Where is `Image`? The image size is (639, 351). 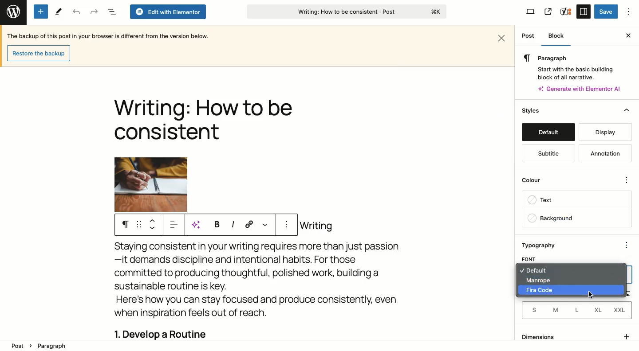 Image is located at coordinates (151, 184).